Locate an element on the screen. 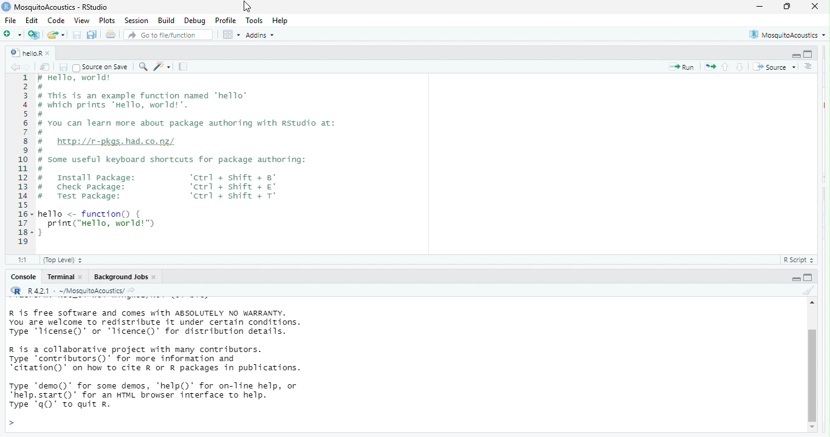 The height and width of the screenshot is (437, 830). source is located at coordinates (774, 66).